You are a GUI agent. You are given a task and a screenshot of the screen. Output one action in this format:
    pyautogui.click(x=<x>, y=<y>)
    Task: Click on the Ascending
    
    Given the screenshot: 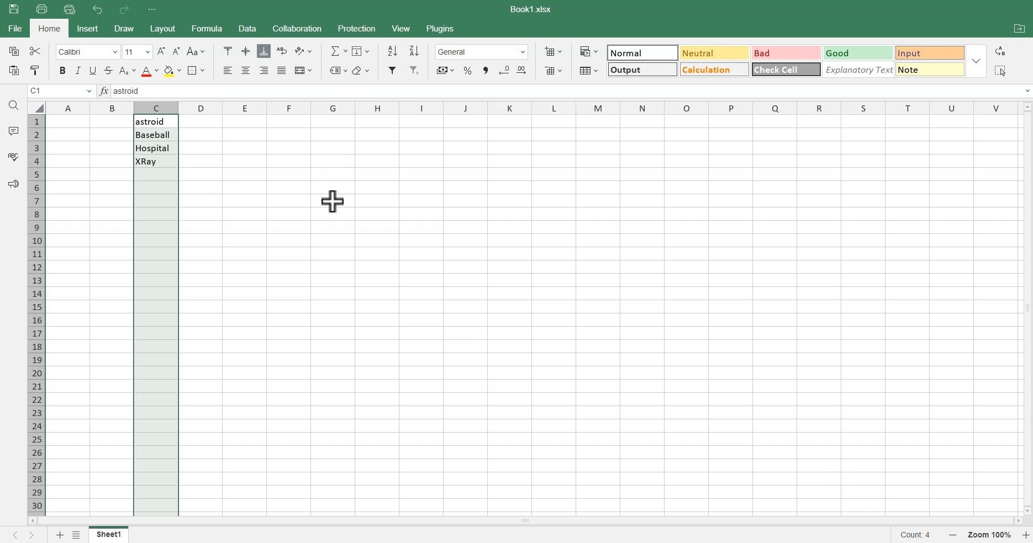 What is the action you would take?
    pyautogui.click(x=392, y=51)
    